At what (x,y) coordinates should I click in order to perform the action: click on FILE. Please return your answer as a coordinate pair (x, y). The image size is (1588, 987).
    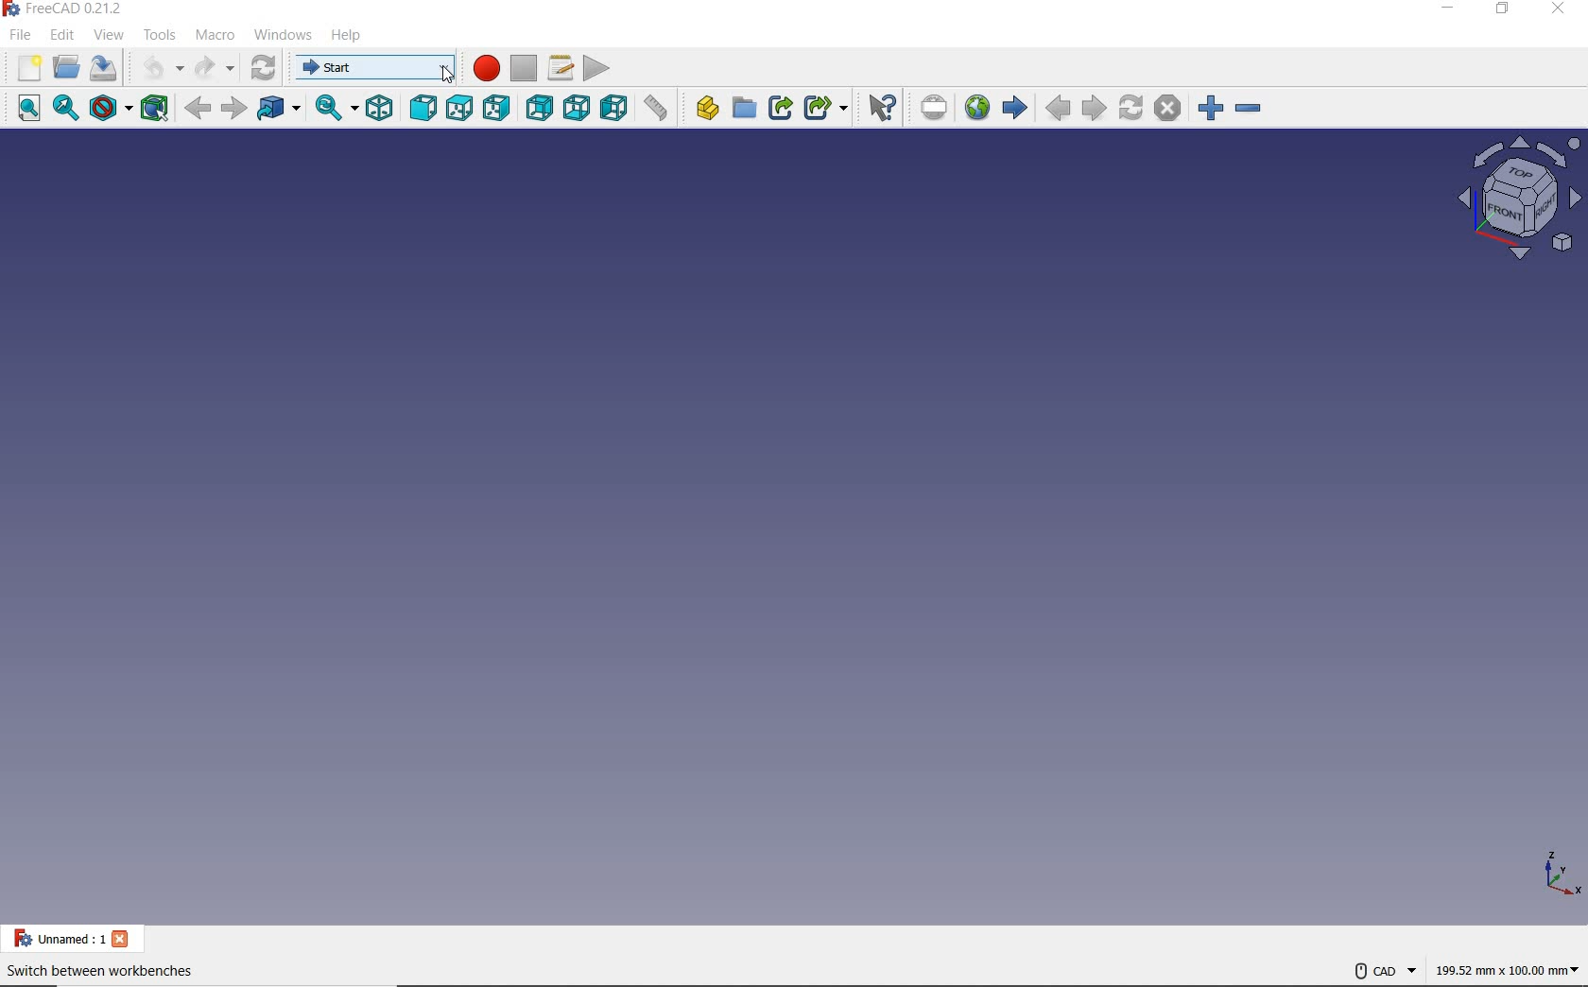
    Looking at the image, I should click on (19, 35).